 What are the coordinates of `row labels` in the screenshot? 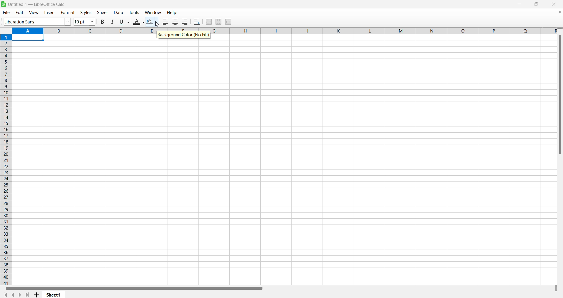 It's located at (5, 159).